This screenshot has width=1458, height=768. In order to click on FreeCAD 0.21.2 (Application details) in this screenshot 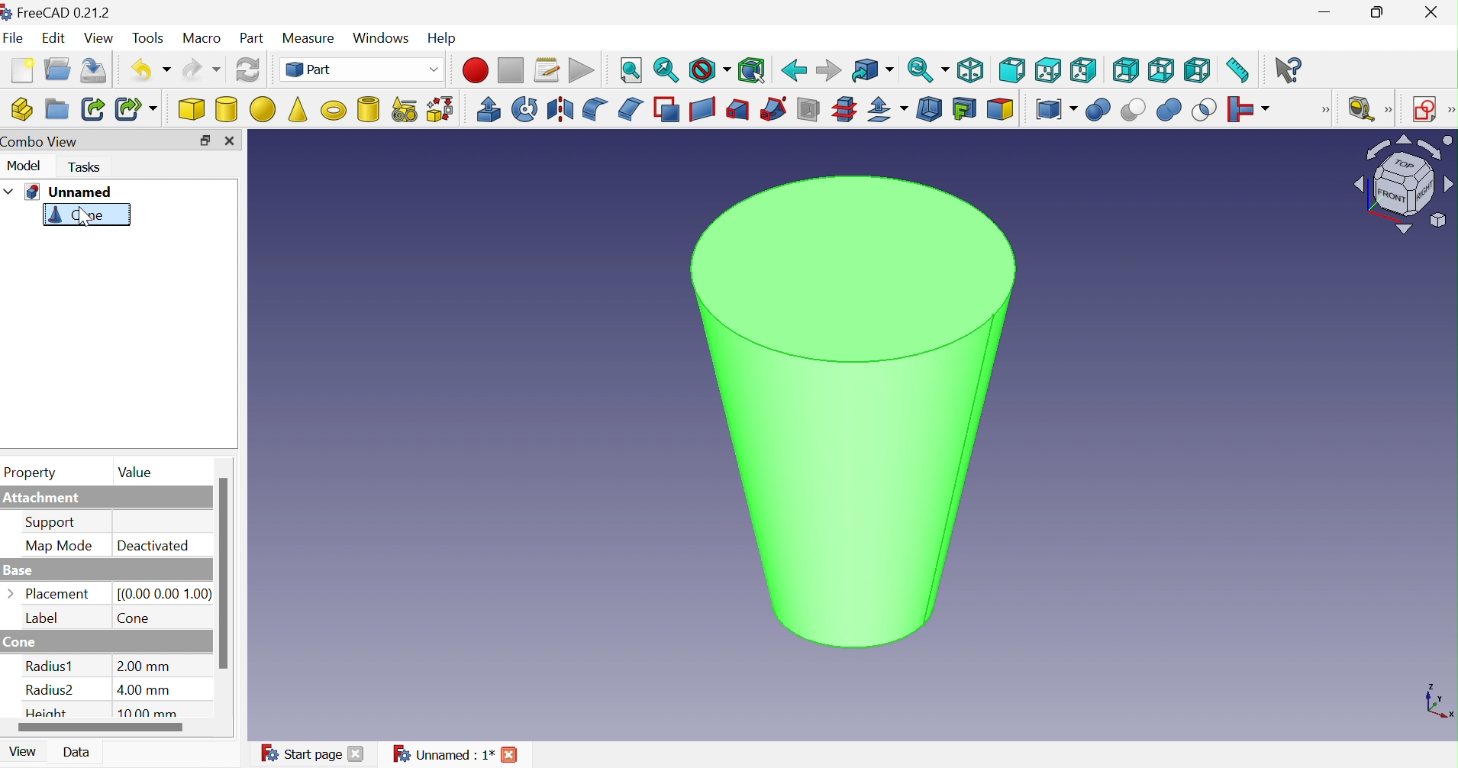, I will do `click(56, 13)`.